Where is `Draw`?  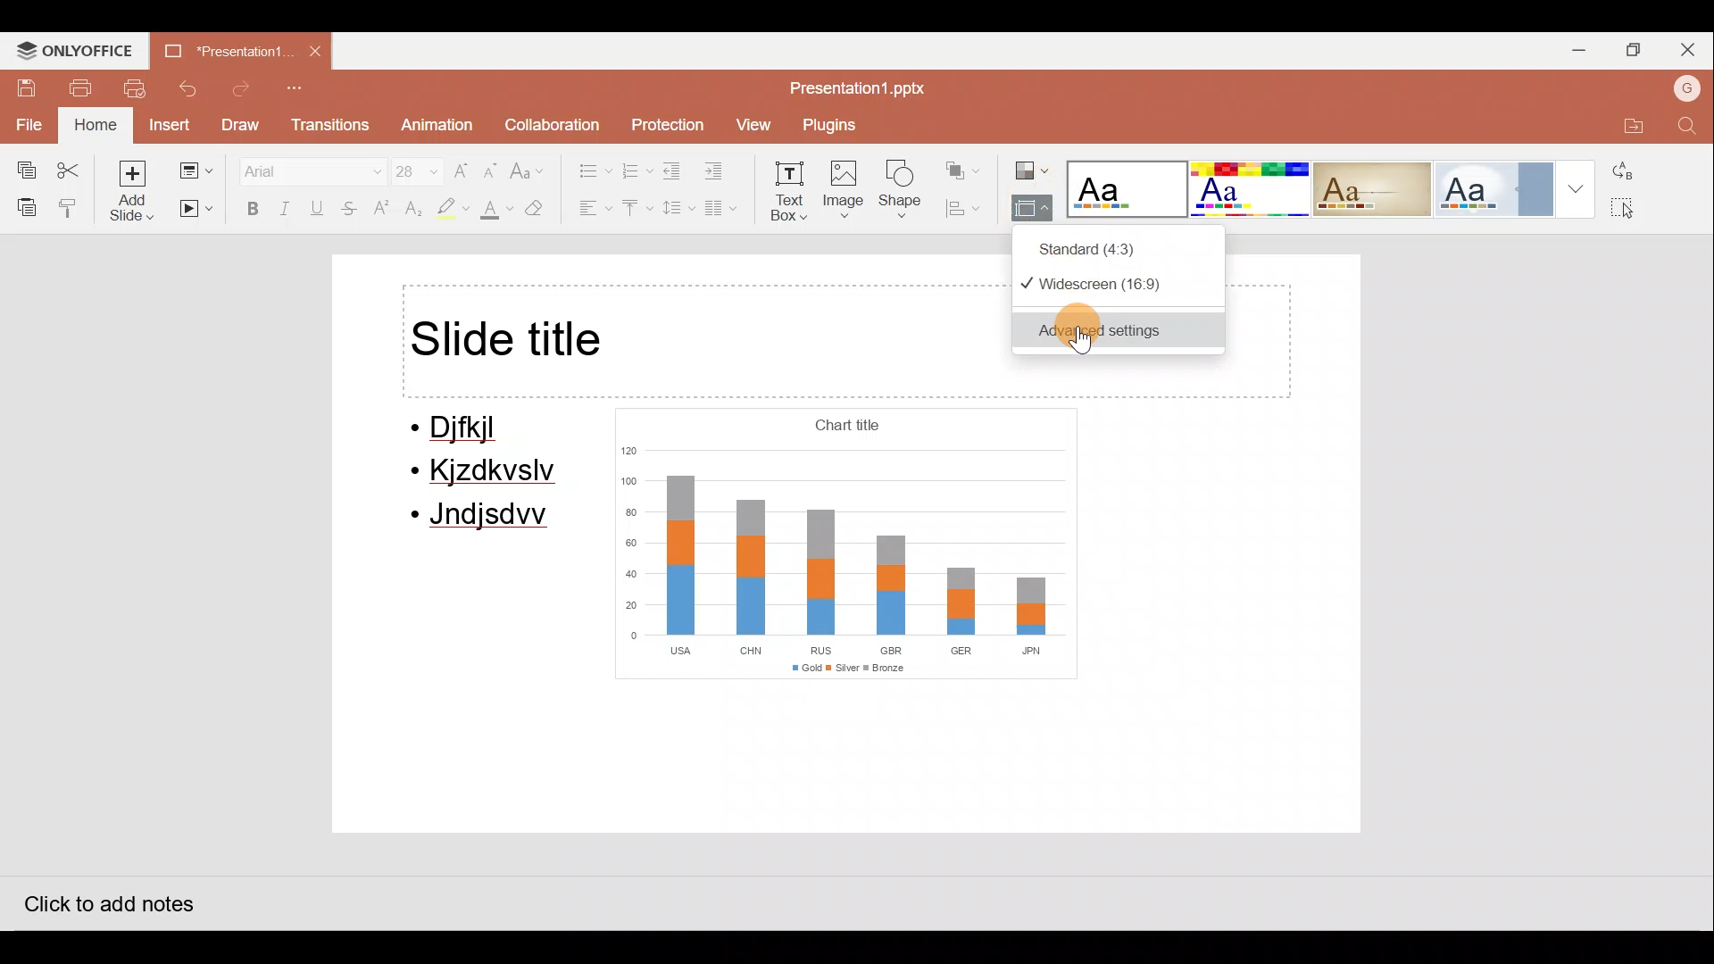 Draw is located at coordinates (243, 125).